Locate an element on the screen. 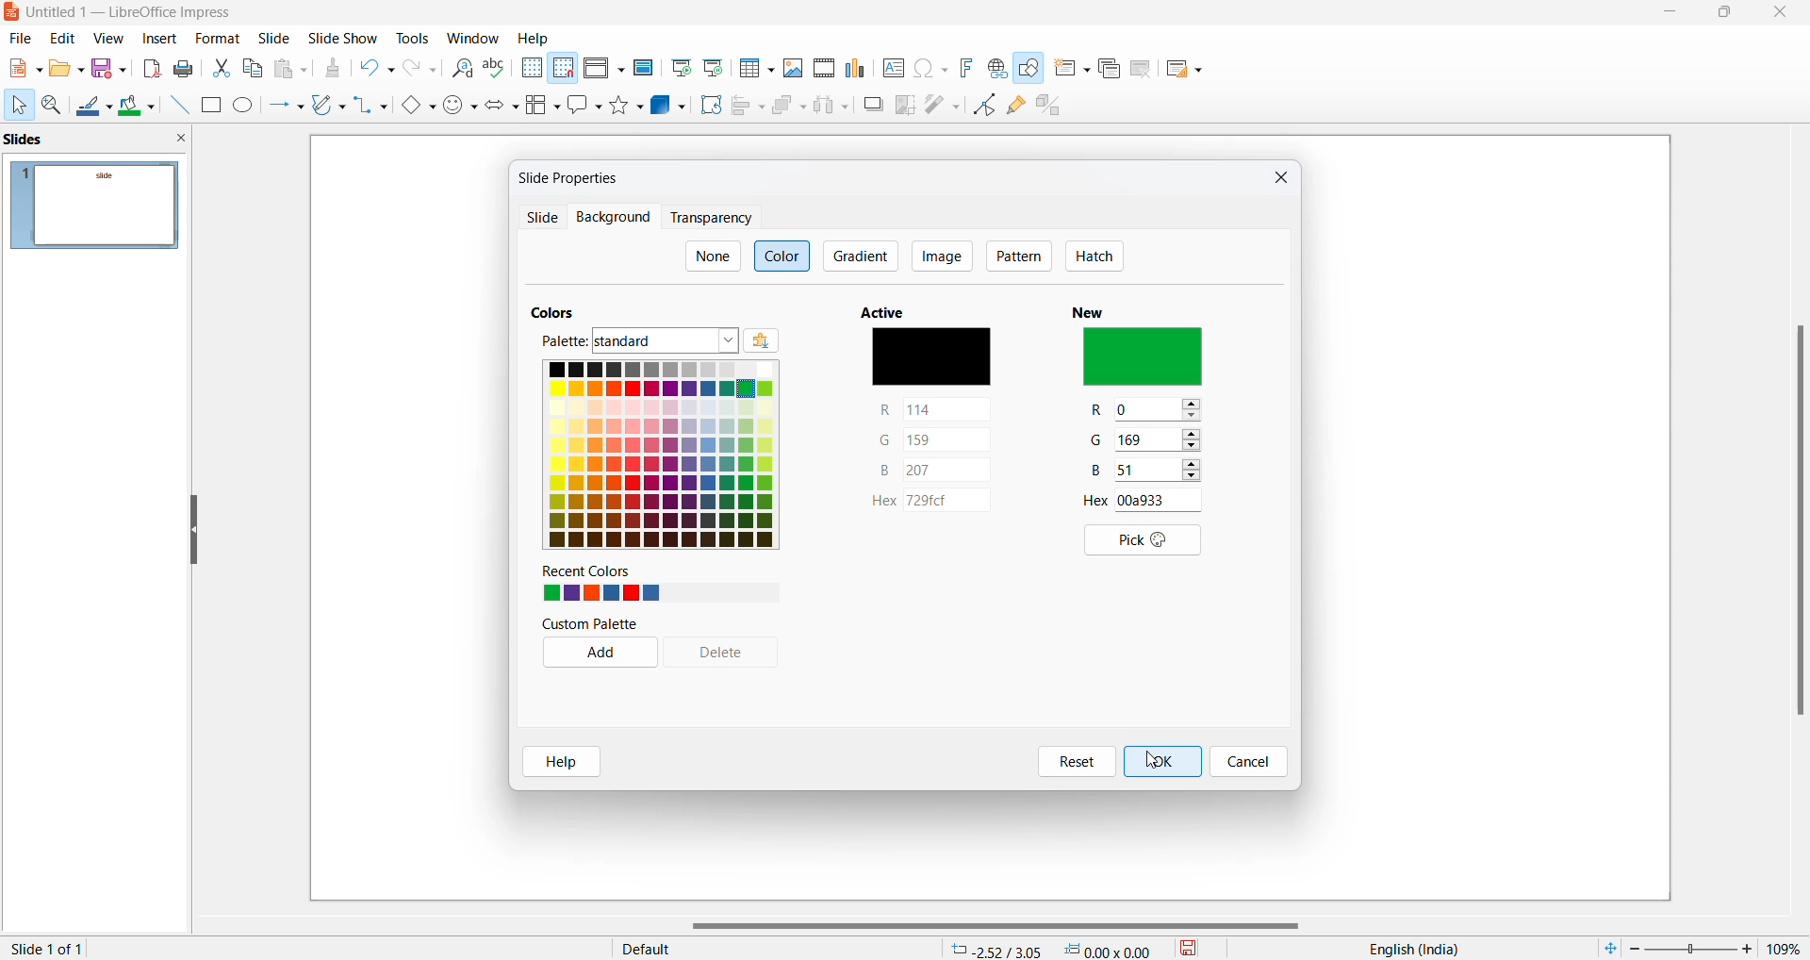 This screenshot has width=1810, height=960. none is located at coordinates (712, 257).